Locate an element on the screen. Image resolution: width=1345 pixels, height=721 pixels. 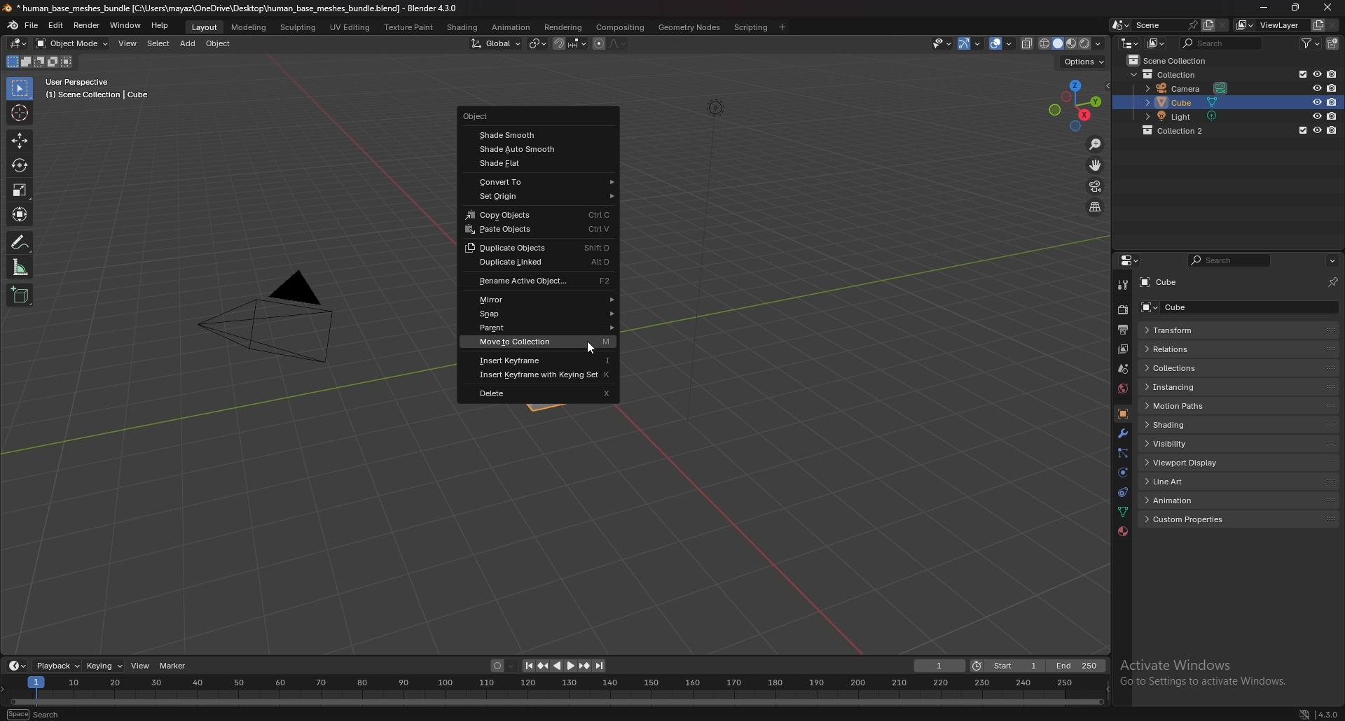
material is located at coordinates (1123, 531).